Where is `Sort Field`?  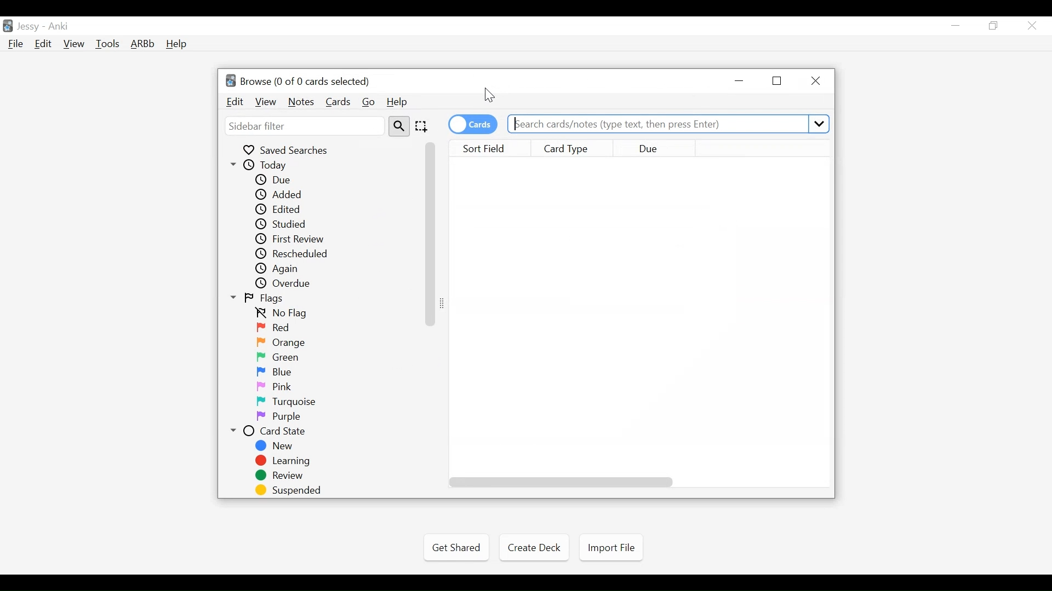 Sort Field is located at coordinates (486, 148).